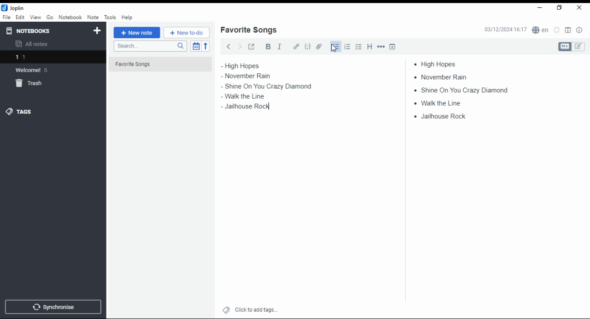 The width and height of the screenshot is (590, 319). Describe the element at coordinates (150, 46) in the screenshot. I see `search` at that location.